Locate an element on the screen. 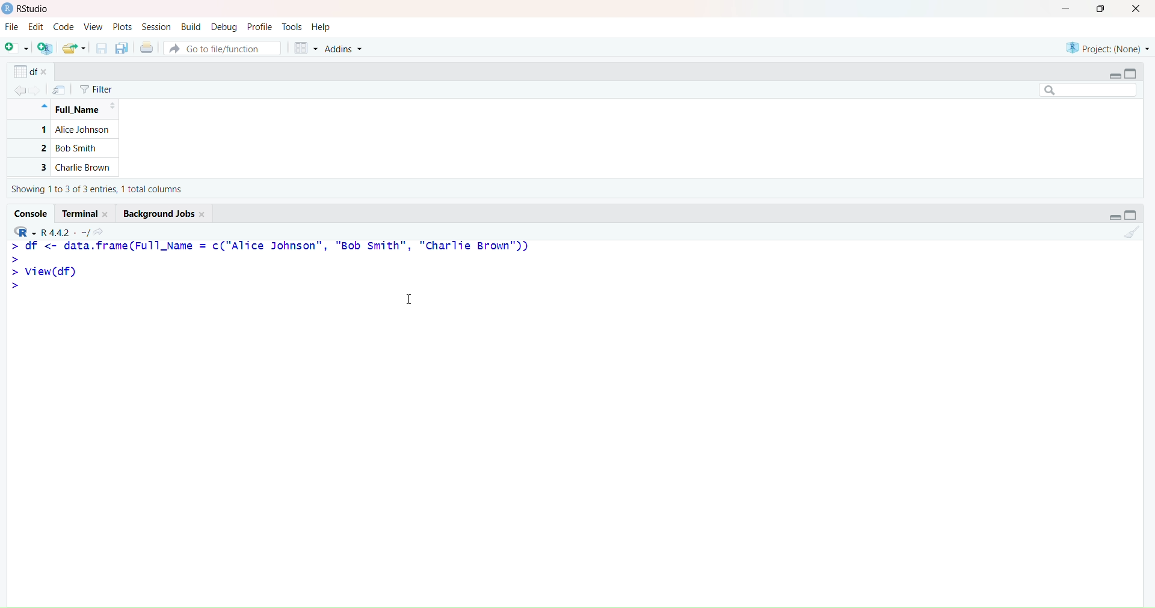 The width and height of the screenshot is (1155, 608). Maximize is located at coordinates (1101, 11).